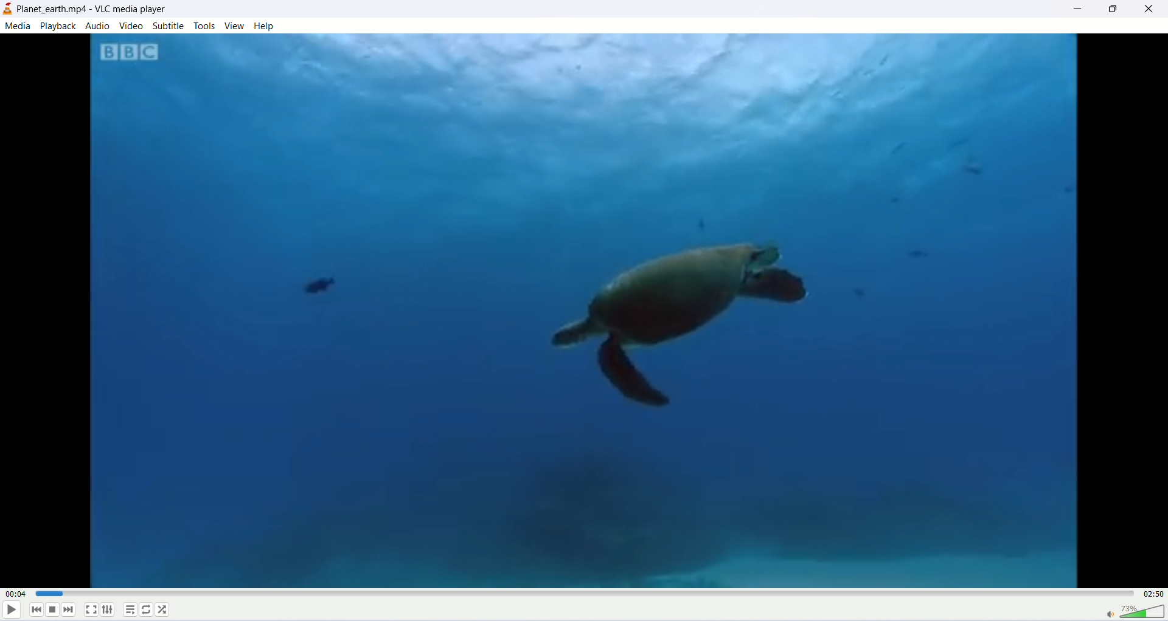  What do you see at coordinates (58, 25) in the screenshot?
I see `playback` at bounding box center [58, 25].